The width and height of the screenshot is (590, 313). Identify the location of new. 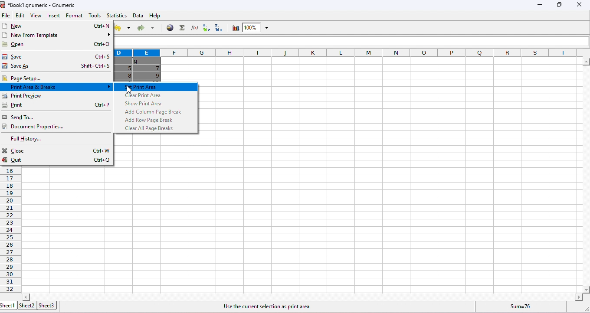
(56, 26).